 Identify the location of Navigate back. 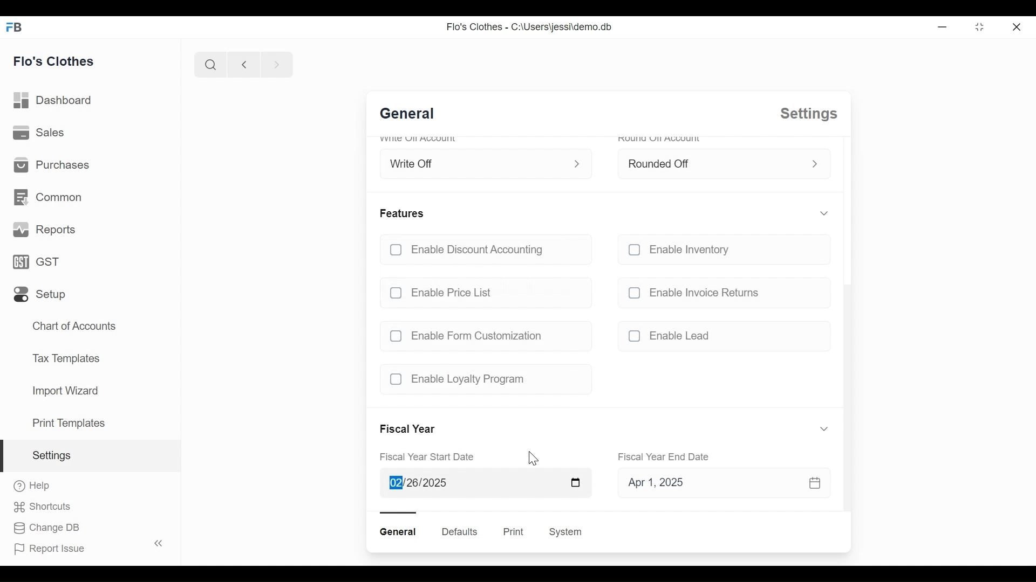
(242, 64).